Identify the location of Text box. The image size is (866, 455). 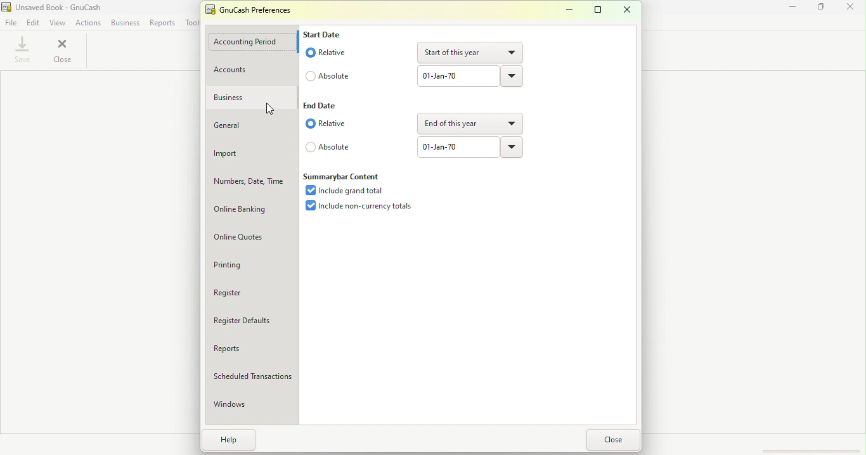
(457, 147).